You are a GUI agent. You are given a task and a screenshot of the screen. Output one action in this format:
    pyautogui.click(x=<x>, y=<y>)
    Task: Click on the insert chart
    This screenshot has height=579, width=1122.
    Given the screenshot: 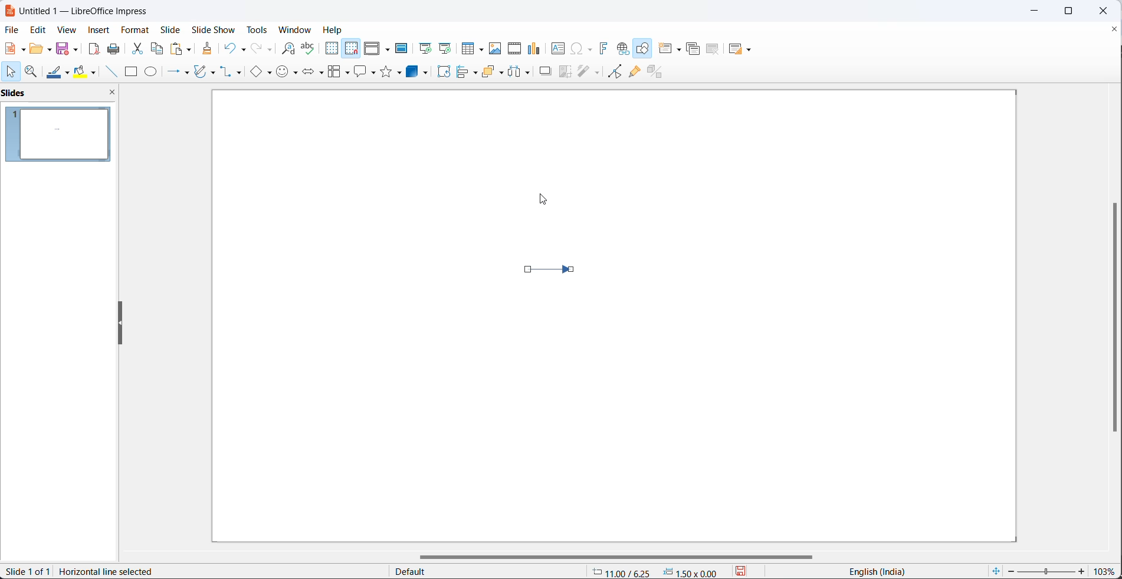 What is the action you would take?
    pyautogui.click(x=534, y=48)
    